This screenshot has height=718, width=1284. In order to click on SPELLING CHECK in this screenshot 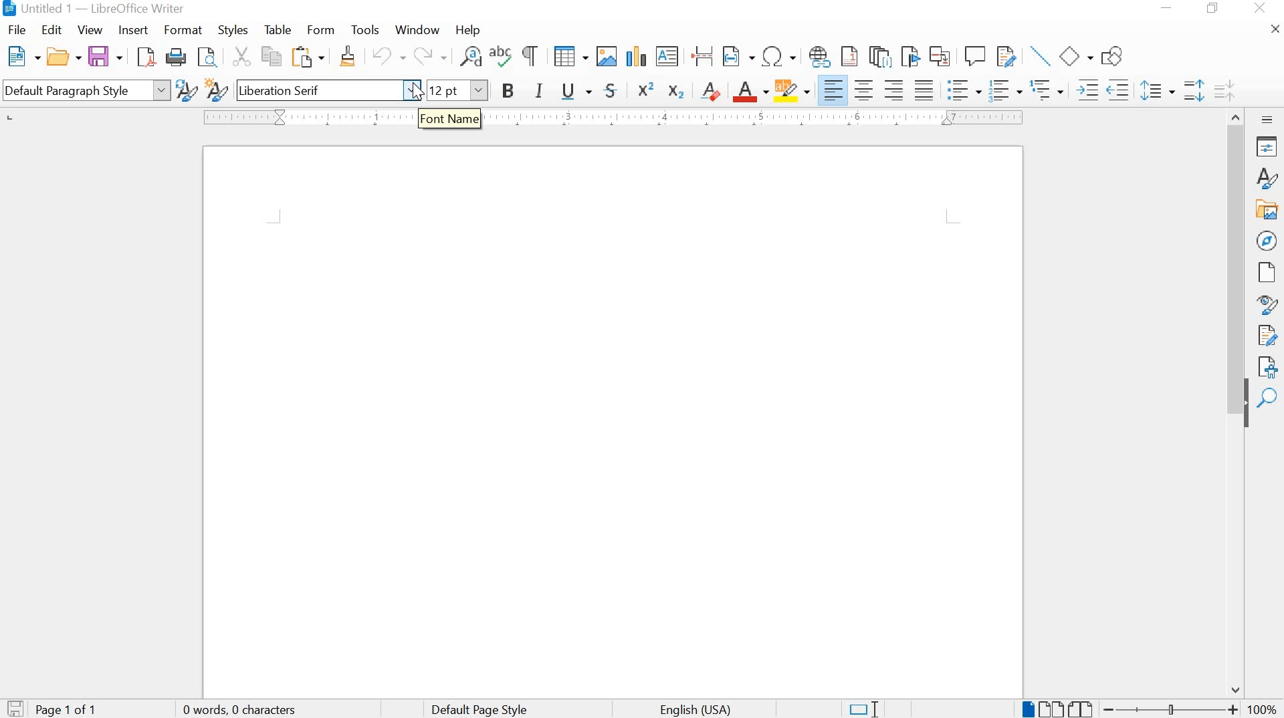, I will do `click(502, 57)`.